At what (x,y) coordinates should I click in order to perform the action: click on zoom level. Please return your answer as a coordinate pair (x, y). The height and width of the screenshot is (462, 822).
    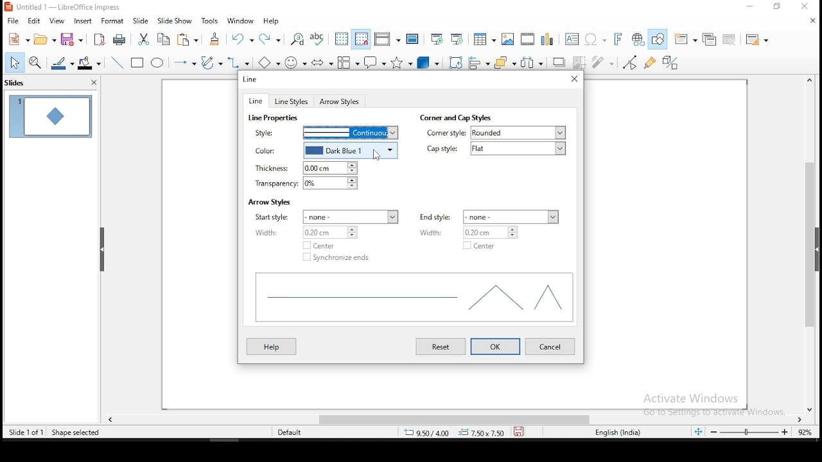
    Looking at the image, I should click on (749, 432).